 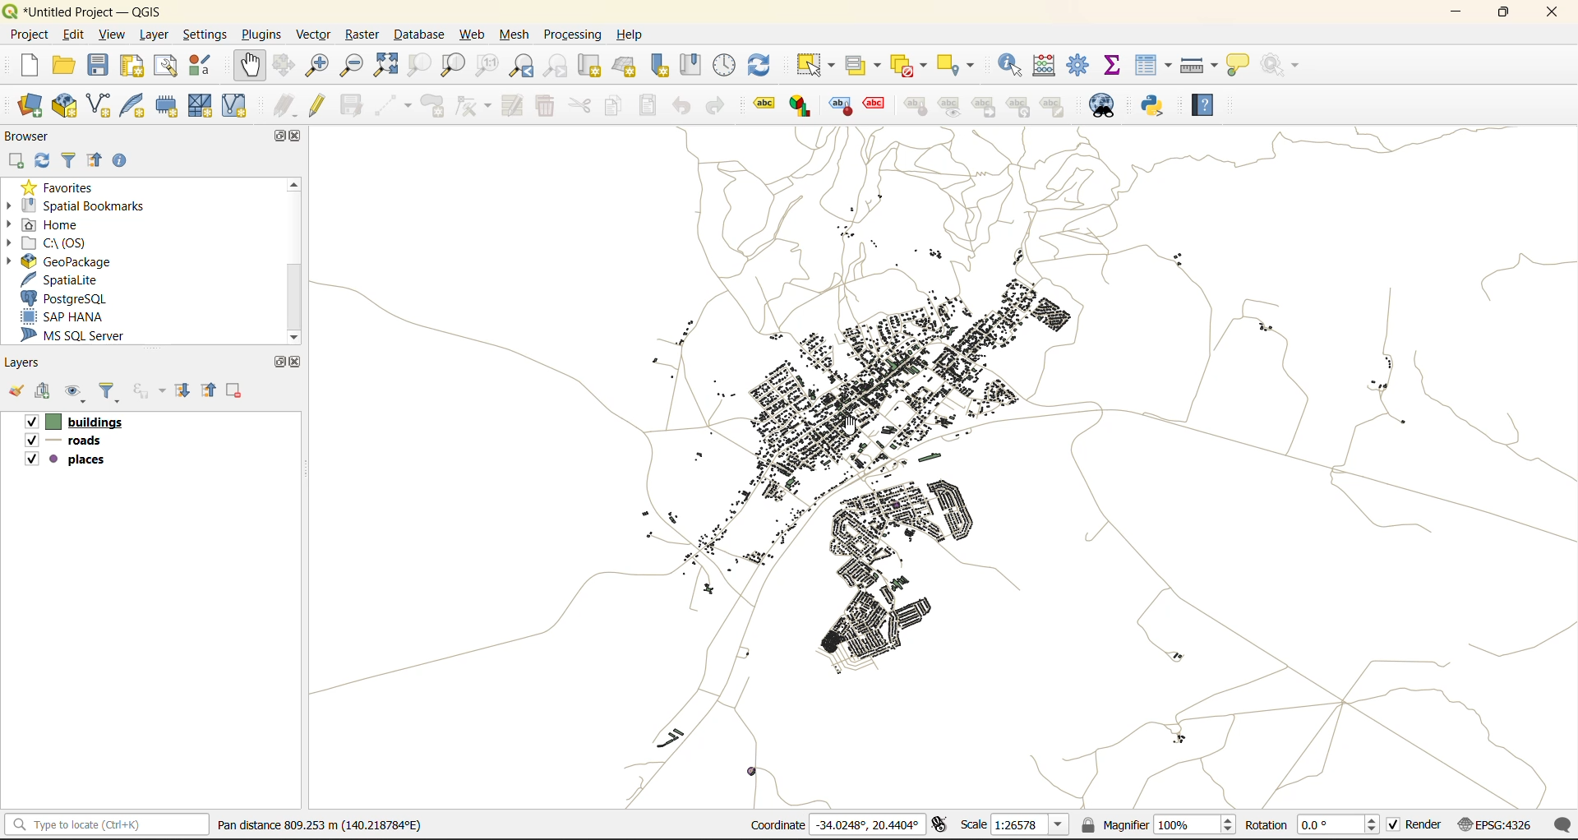 What do you see at coordinates (42, 161) in the screenshot?
I see `refresh` at bounding box center [42, 161].